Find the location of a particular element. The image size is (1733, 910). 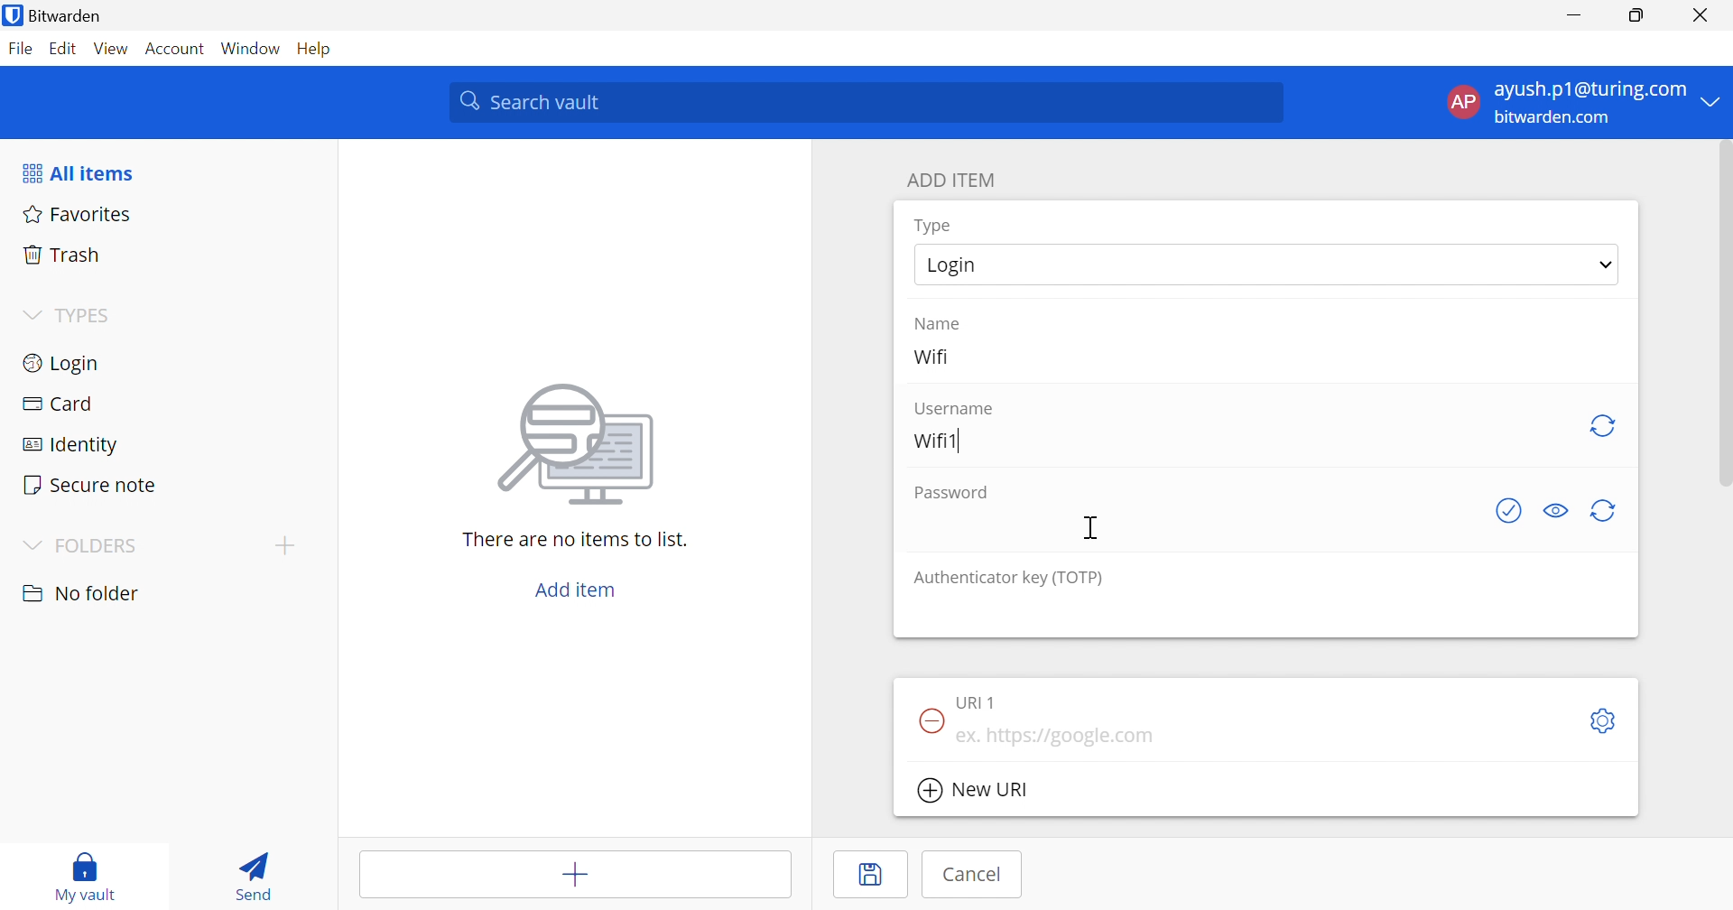

Edit is located at coordinates (61, 50).